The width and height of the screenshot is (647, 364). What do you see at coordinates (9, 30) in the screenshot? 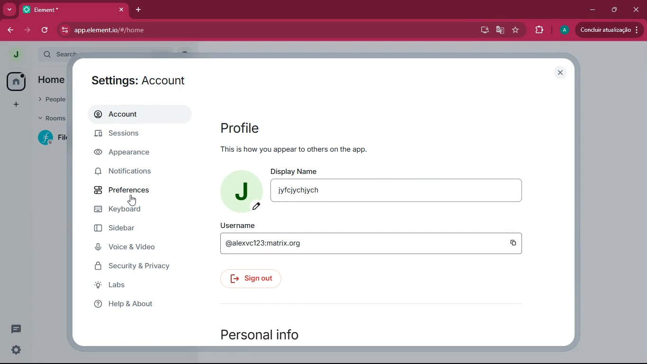
I see `back` at bounding box center [9, 30].